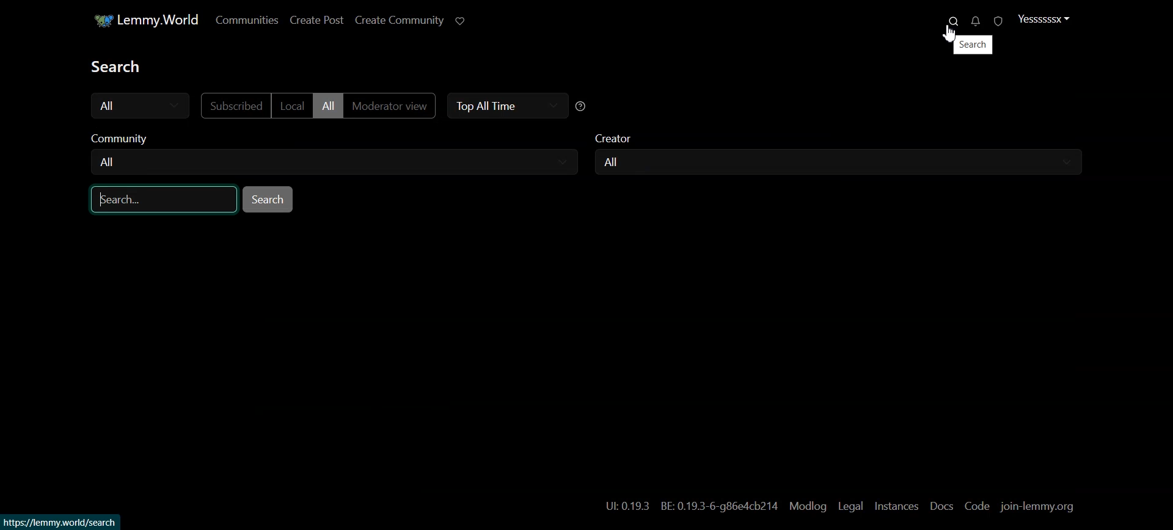 This screenshot has width=1173, height=530. What do you see at coordinates (269, 200) in the screenshot?
I see `Search` at bounding box center [269, 200].